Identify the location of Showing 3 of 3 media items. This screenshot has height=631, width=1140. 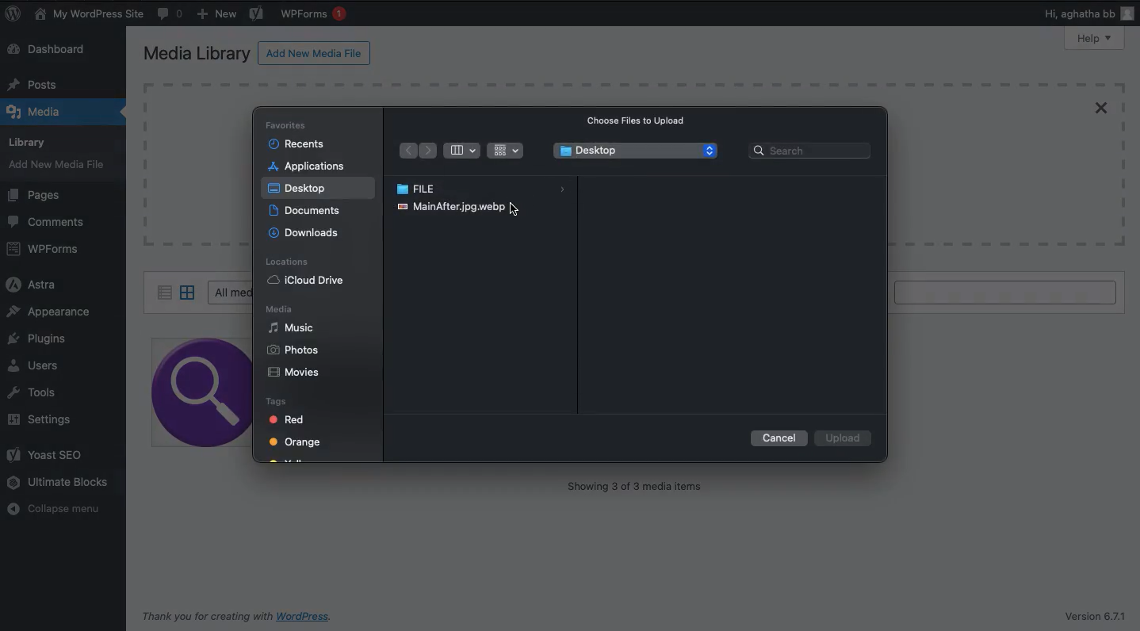
(634, 487).